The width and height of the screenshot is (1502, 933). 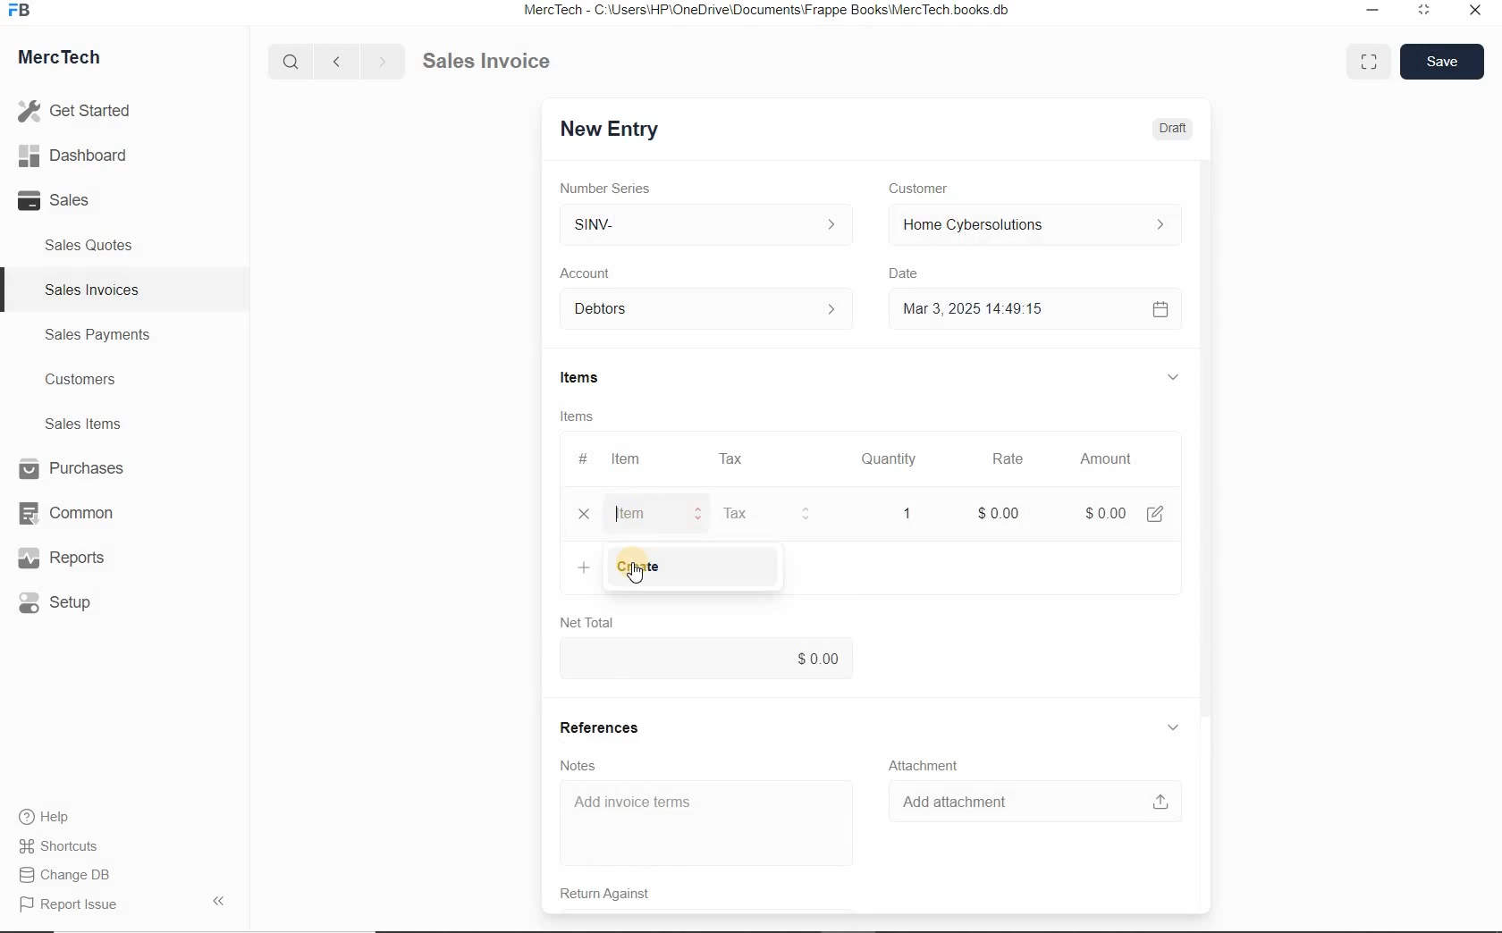 What do you see at coordinates (579, 418) in the screenshot?
I see `Items` at bounding box center [579, 418].